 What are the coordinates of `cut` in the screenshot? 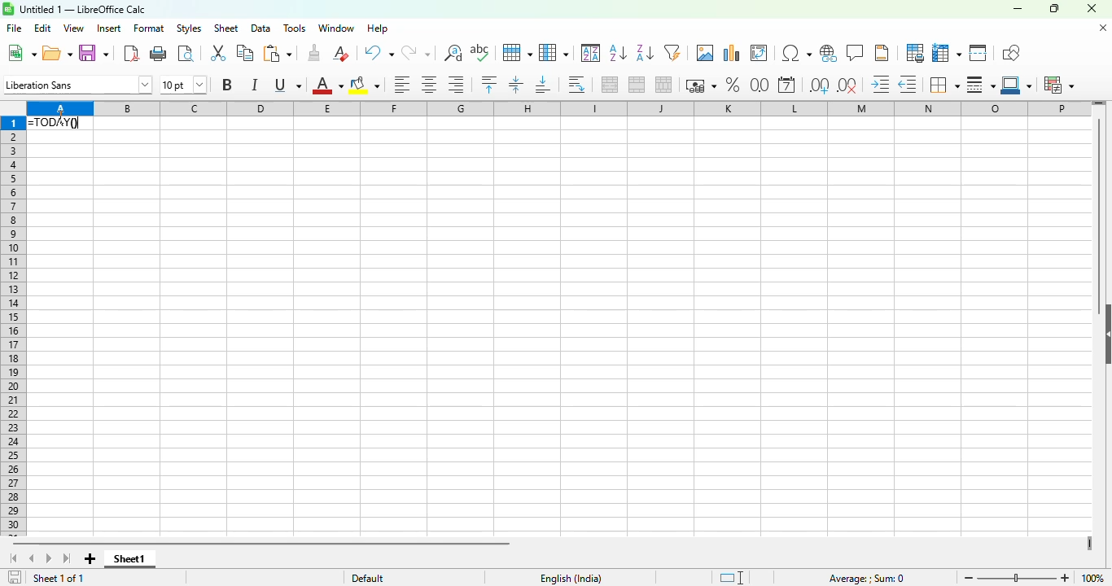 It's located at (219, 53).